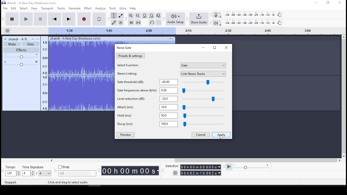 Image resolution: width=347 pixels, height=195 pixels. I want to click on recording level, so click(251, 15).